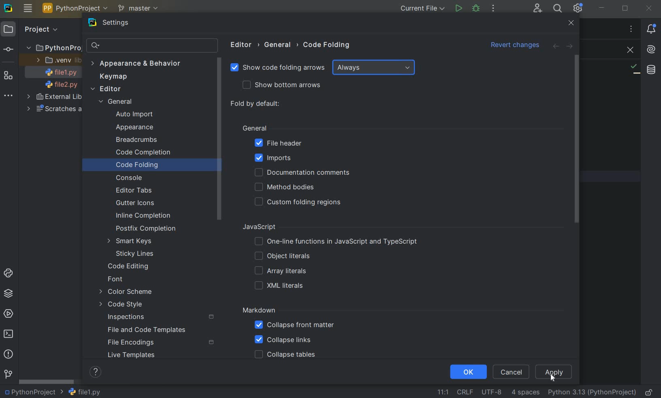 This screenshot has height=398, width=661. I want to click on INDENT, so click(525, 393).